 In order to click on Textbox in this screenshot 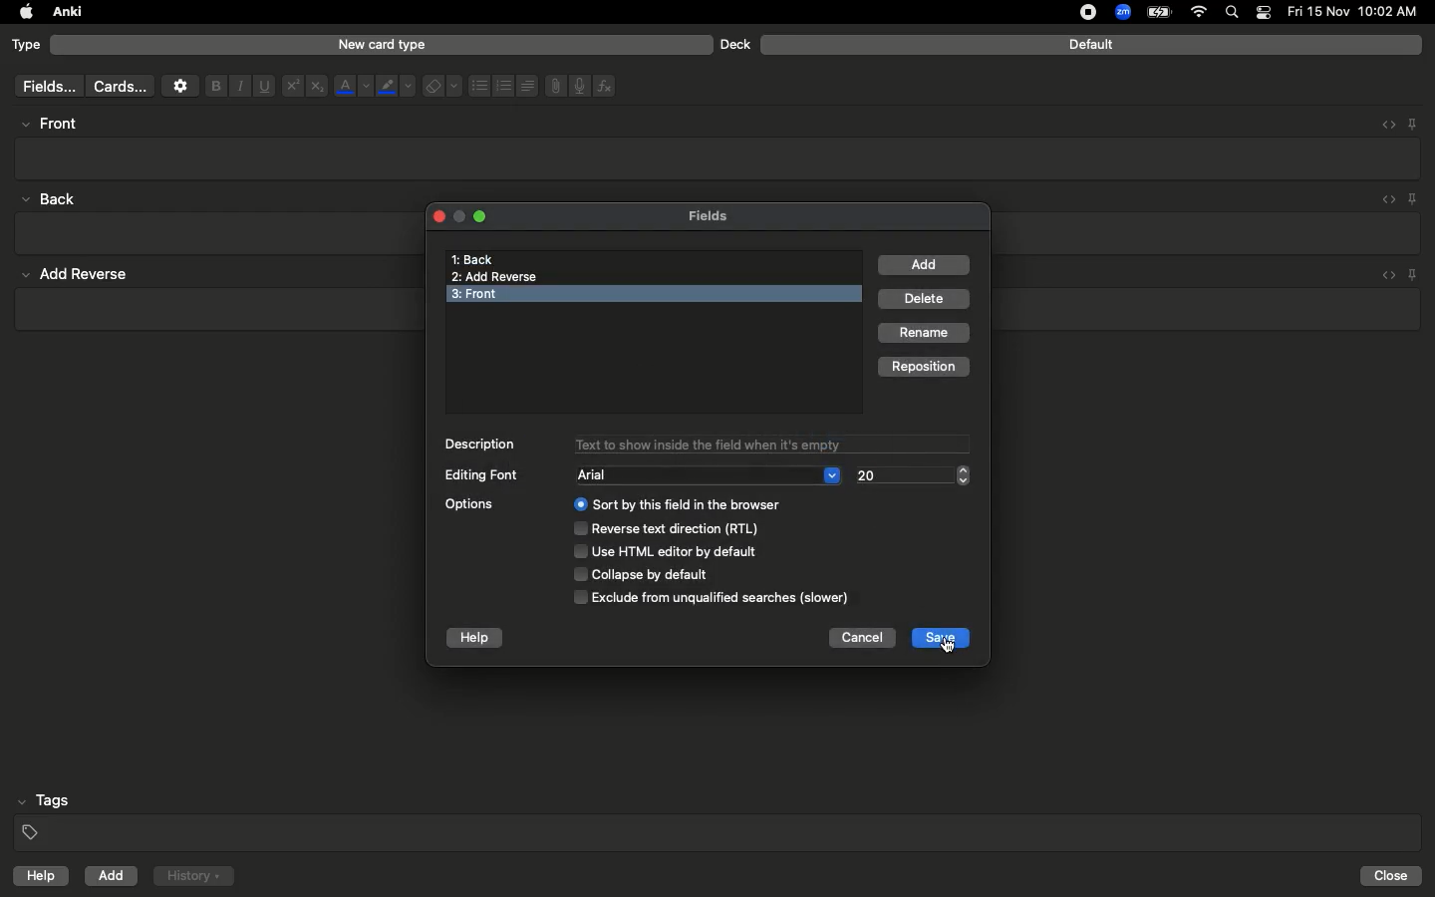, I will do `click(719, 157)`.